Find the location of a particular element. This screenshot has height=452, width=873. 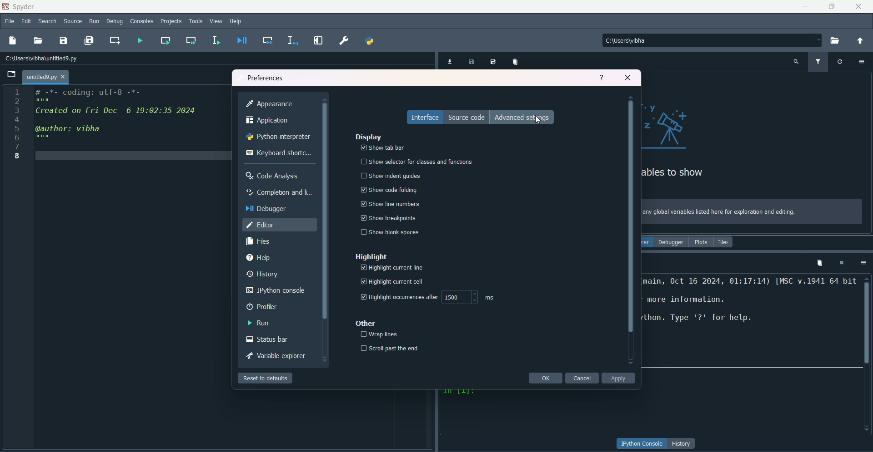

debug file is located at coordinates (239, 40).